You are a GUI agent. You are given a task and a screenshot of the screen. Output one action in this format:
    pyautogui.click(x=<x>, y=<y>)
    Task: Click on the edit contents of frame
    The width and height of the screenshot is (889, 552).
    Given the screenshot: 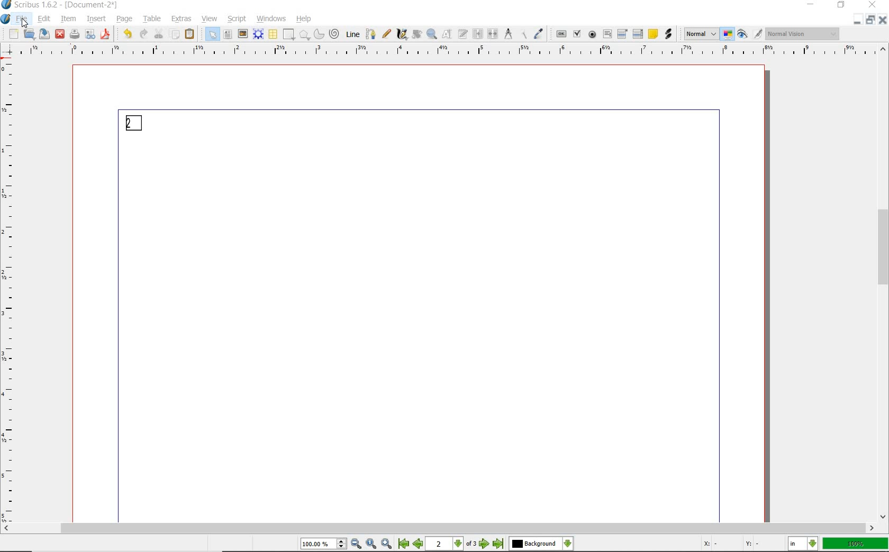 What is the action you would take?
    pyautogui.click(x=448, y=34)
    